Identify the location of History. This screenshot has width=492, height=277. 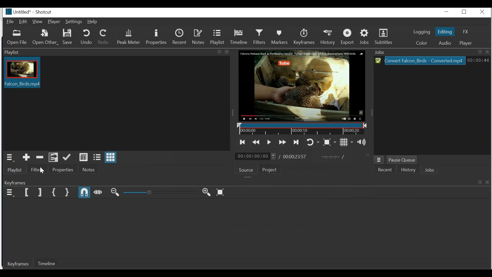
(329, 37).